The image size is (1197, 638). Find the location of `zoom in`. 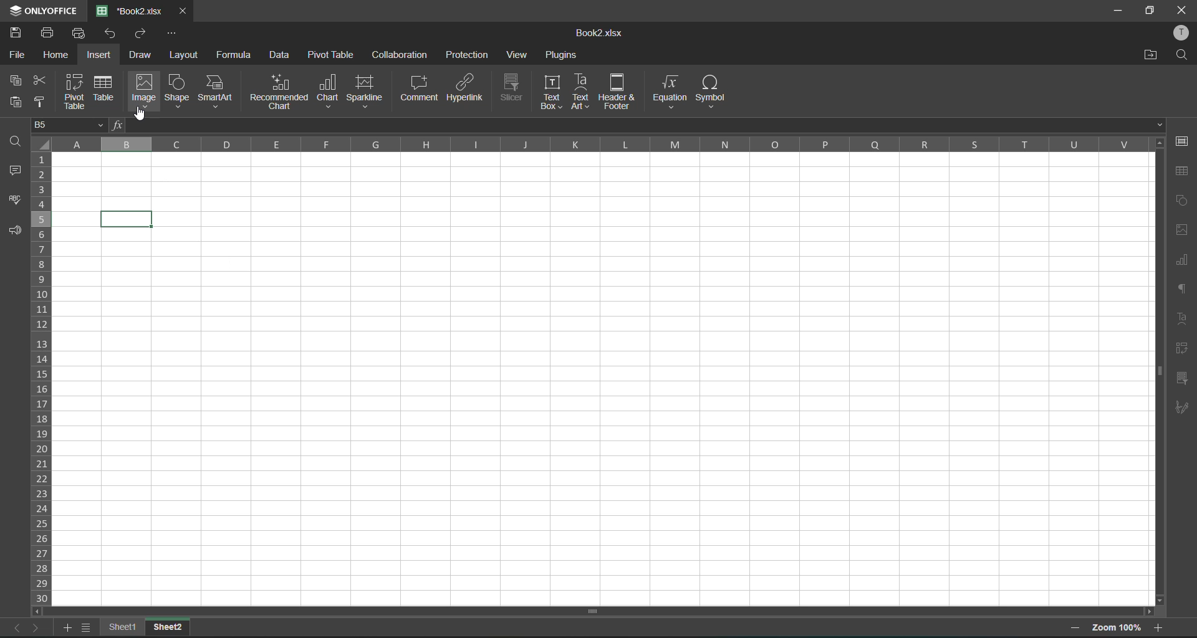

zoom in is located at coordinates (1159, 626).